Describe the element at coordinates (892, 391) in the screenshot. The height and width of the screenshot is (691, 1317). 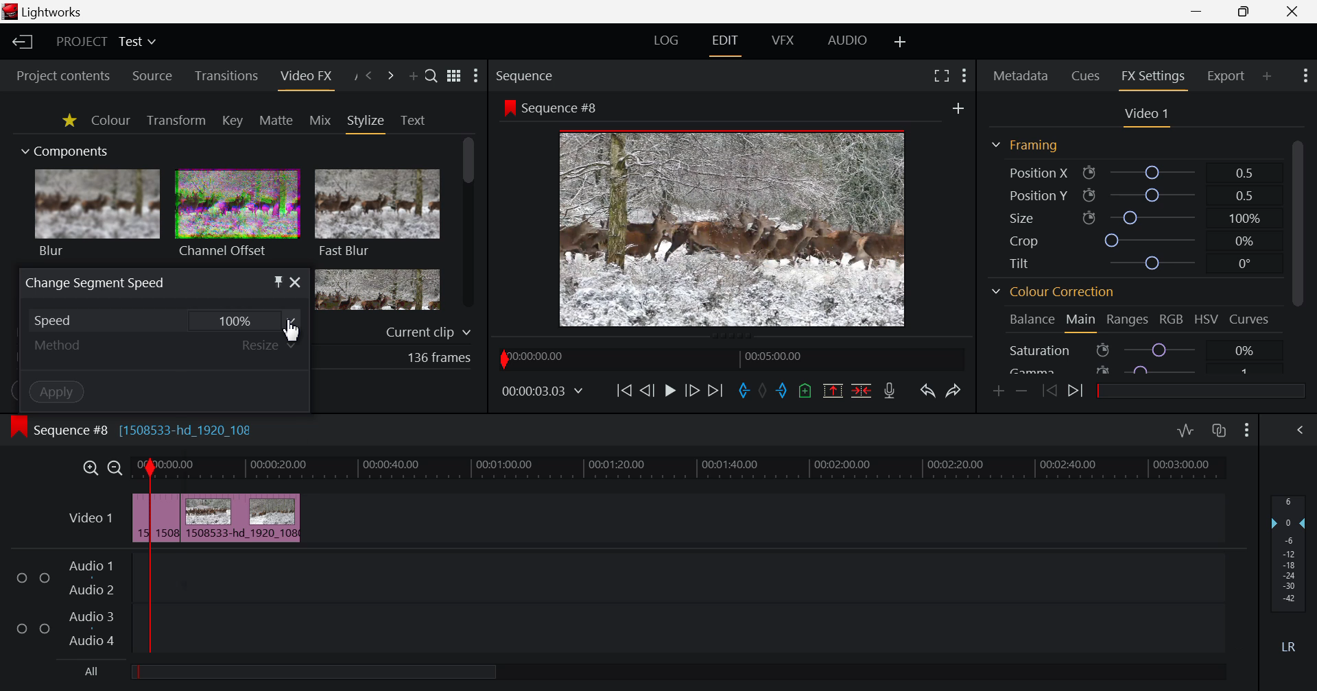
I see `Record Voiceover` at that location.